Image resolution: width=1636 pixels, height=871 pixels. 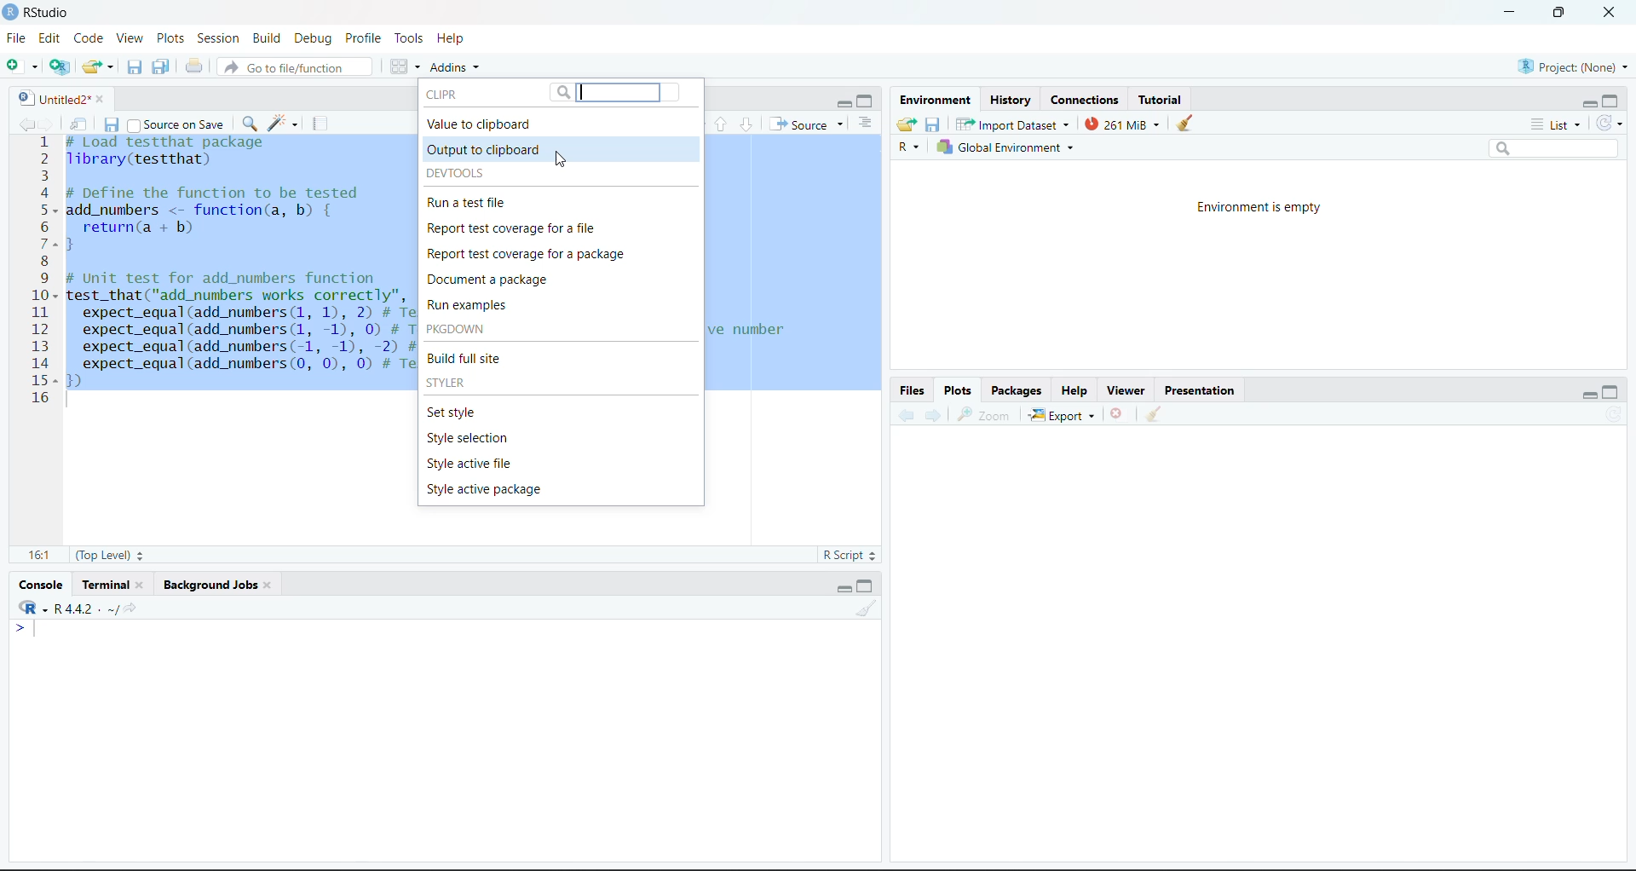 What do you see at coordinates (1553, 148) in the screenshot?
I see `Search bar` at bounding box center [1553, 148].